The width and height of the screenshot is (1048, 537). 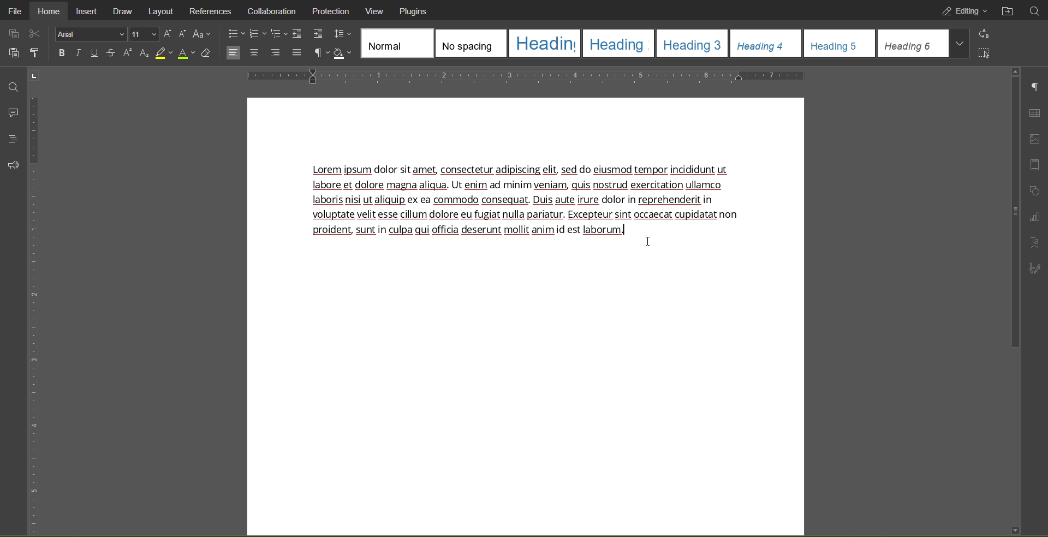 I want to click on Search, so click(x=1035, y=10).